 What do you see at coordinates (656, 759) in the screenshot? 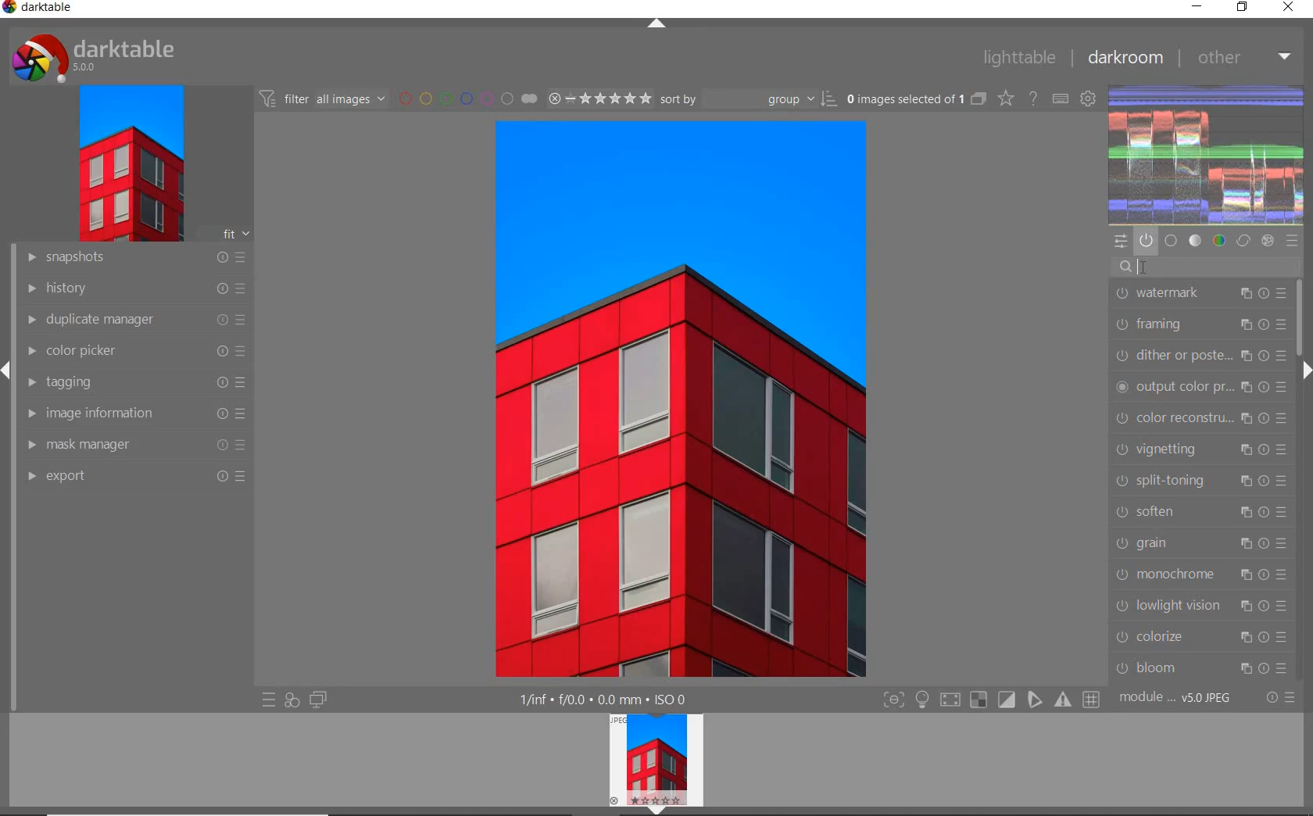
I see `image preview` at bounding box center [656, 759].